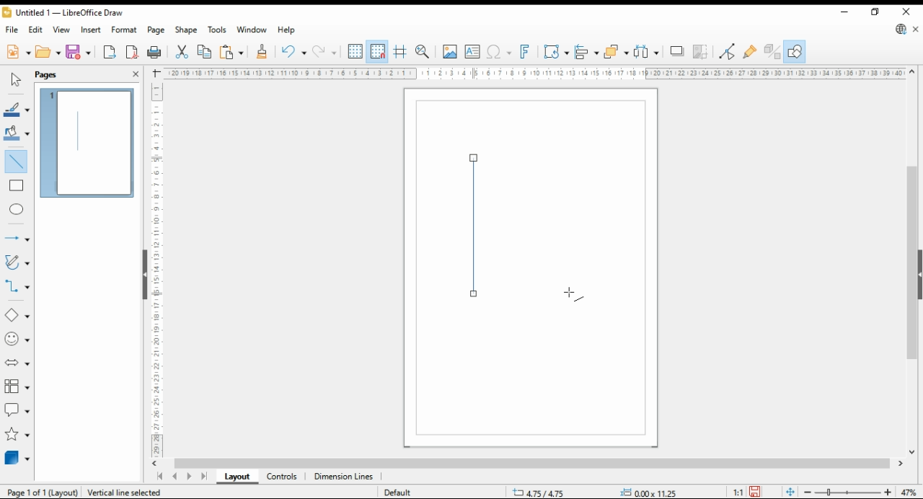  I want to click on undo, so click(293, 52).